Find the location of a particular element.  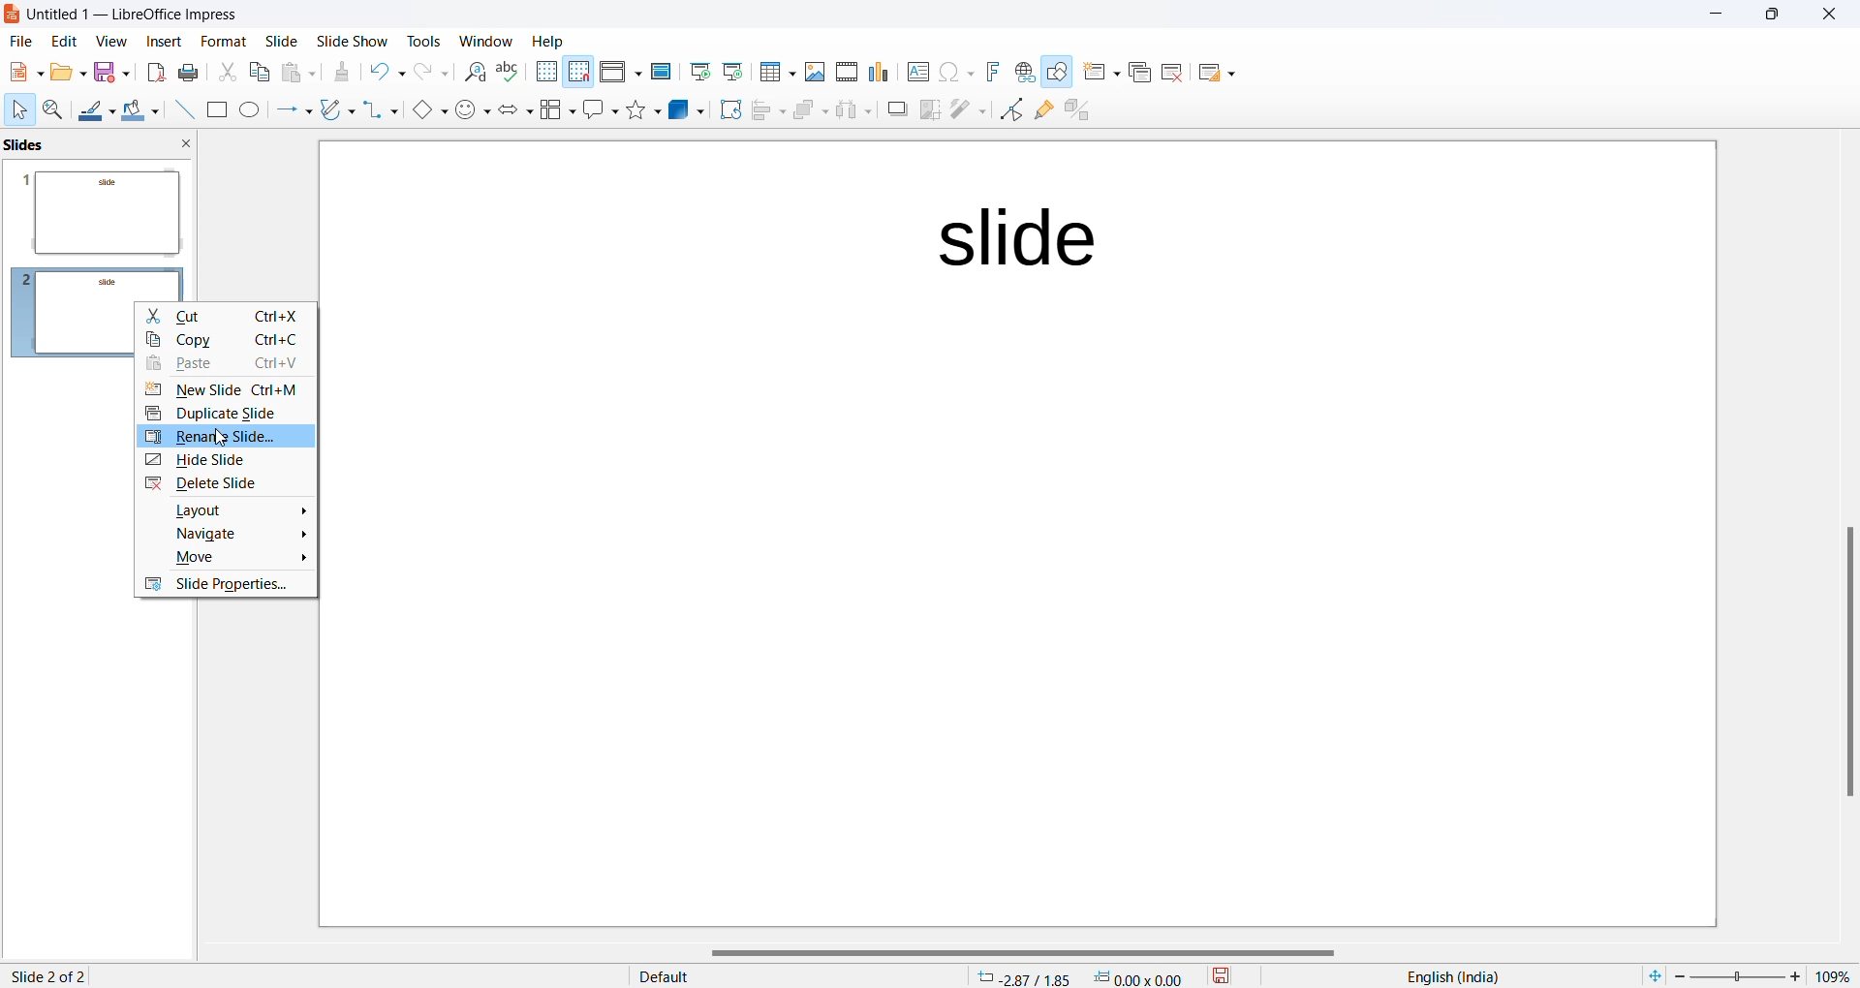

Start from current slide is located at coordinates (731, 74).